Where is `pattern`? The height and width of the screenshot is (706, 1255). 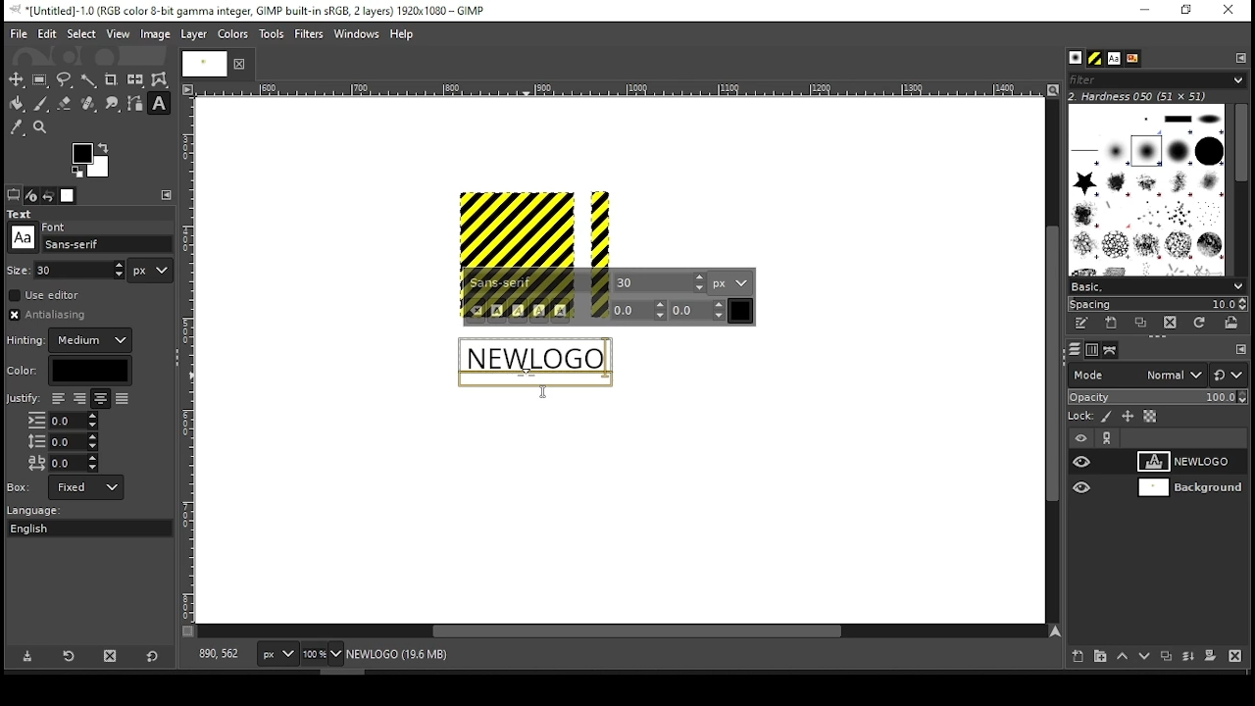 pattern is located at coordinates (1095, 59).